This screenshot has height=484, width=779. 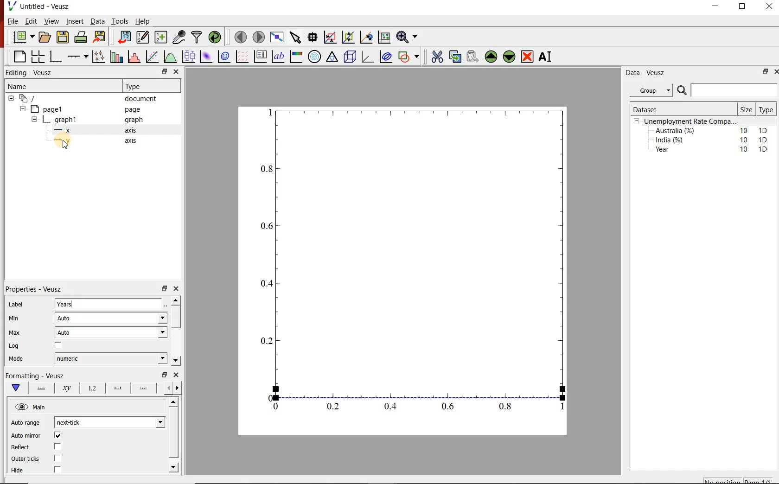 What do you see at coordinates (175, 317) in the screenshot?
I see `scroll bar` at bounding box center [175, 317].